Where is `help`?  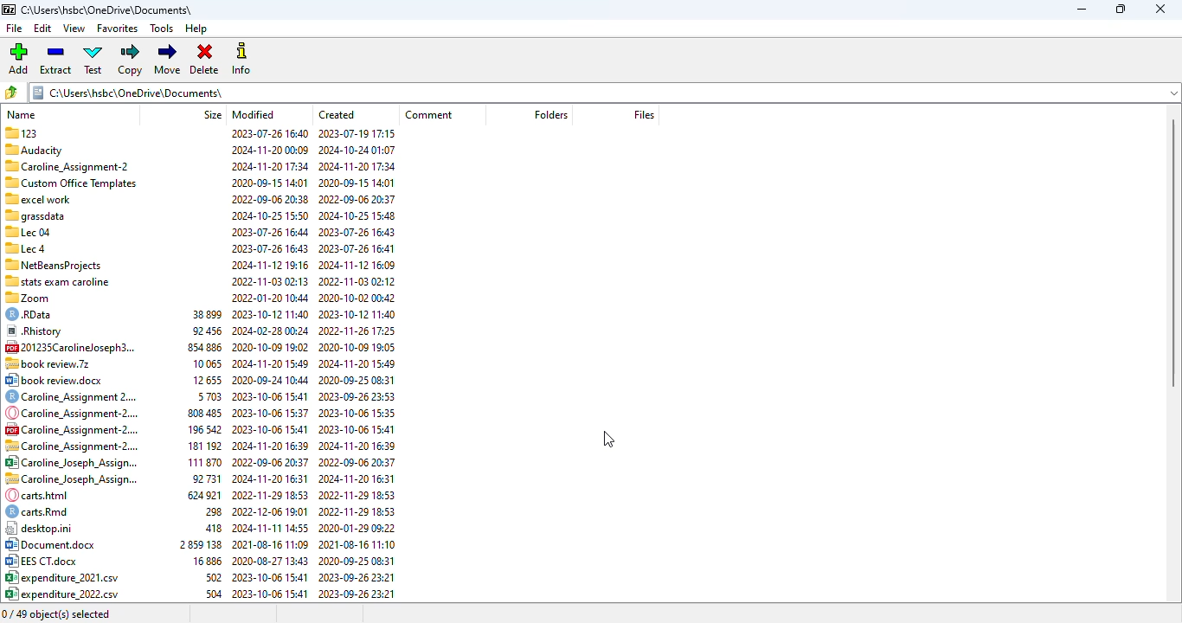
help is located at coordinates (197, 29).